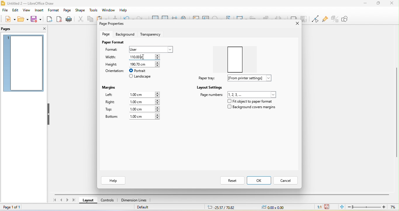 This screenshot has width=399, height=211. I want to click on control, so click(107, 201).